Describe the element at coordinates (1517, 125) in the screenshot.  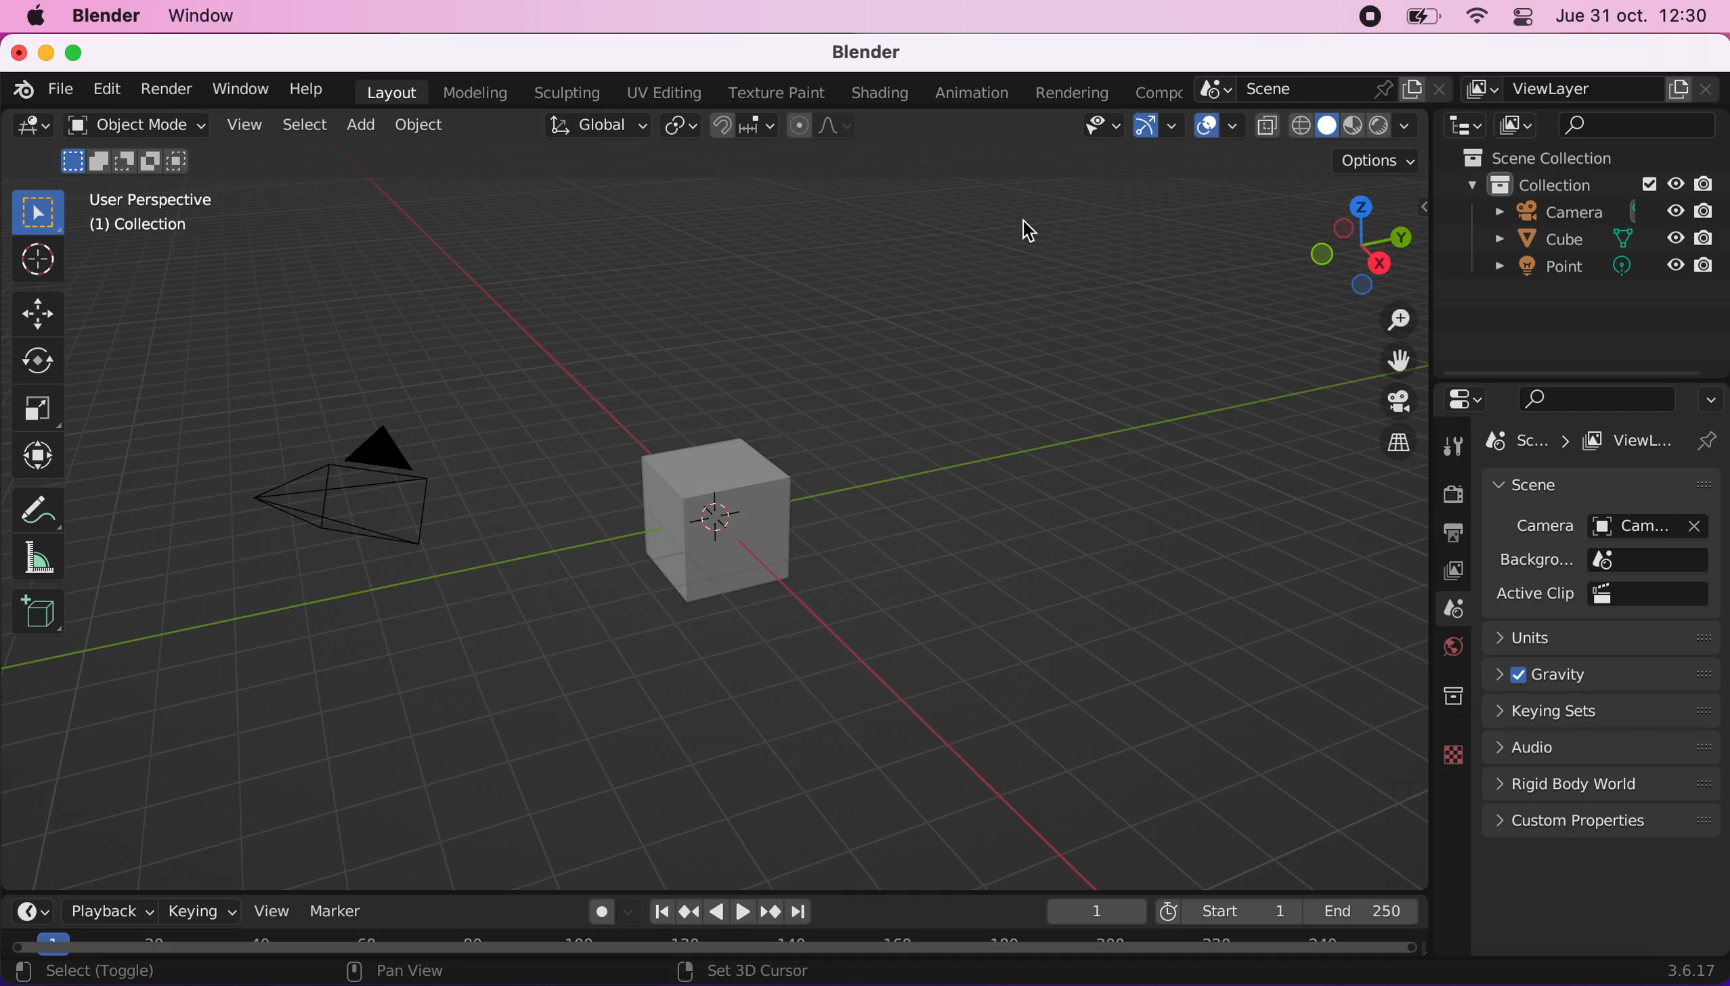
I see `display view` at that location.